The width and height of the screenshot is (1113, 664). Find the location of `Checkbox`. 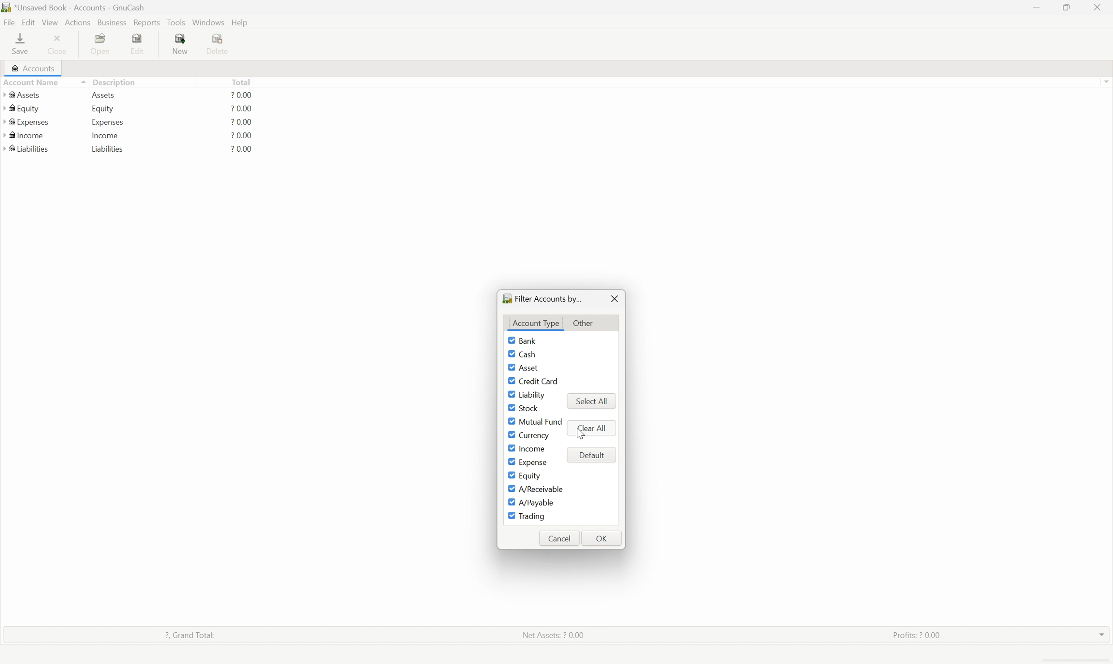

Checkbox is located at coordinates (510, 340).